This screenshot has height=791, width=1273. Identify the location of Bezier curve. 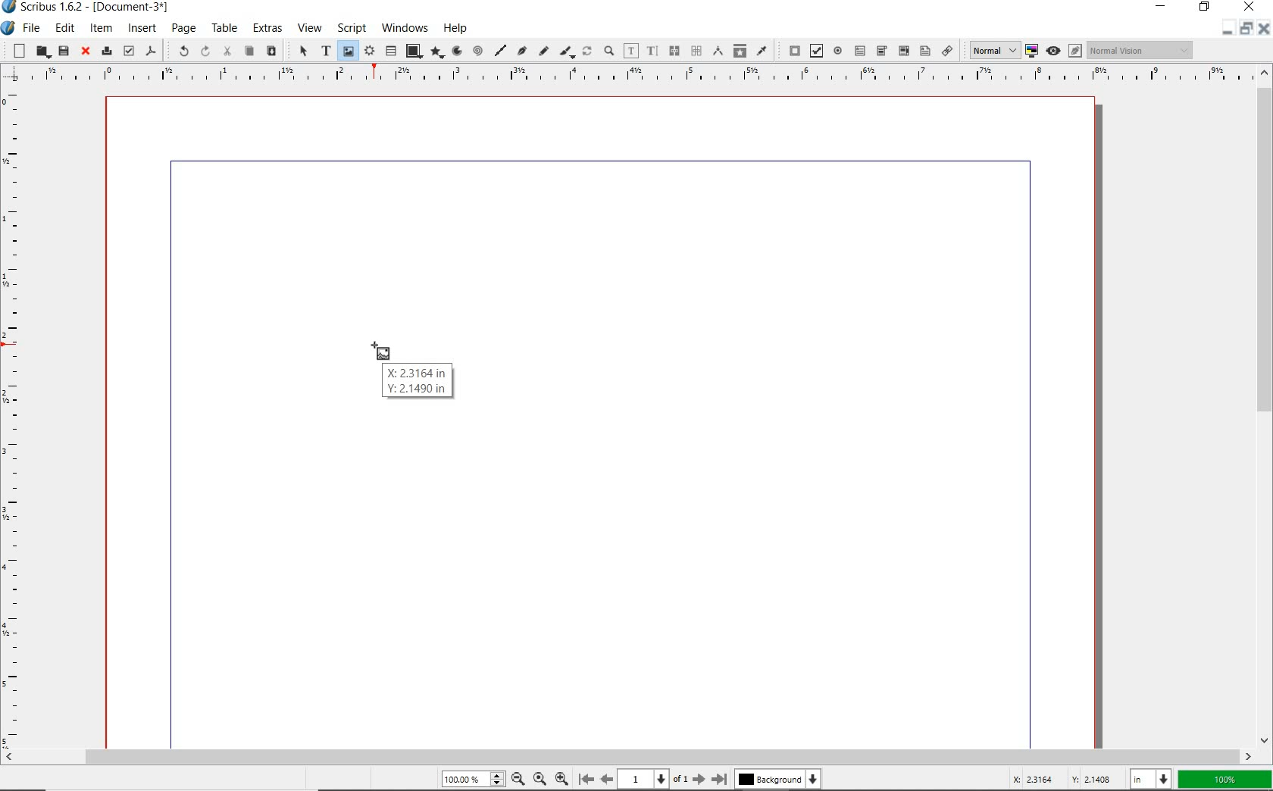
(521, 50).